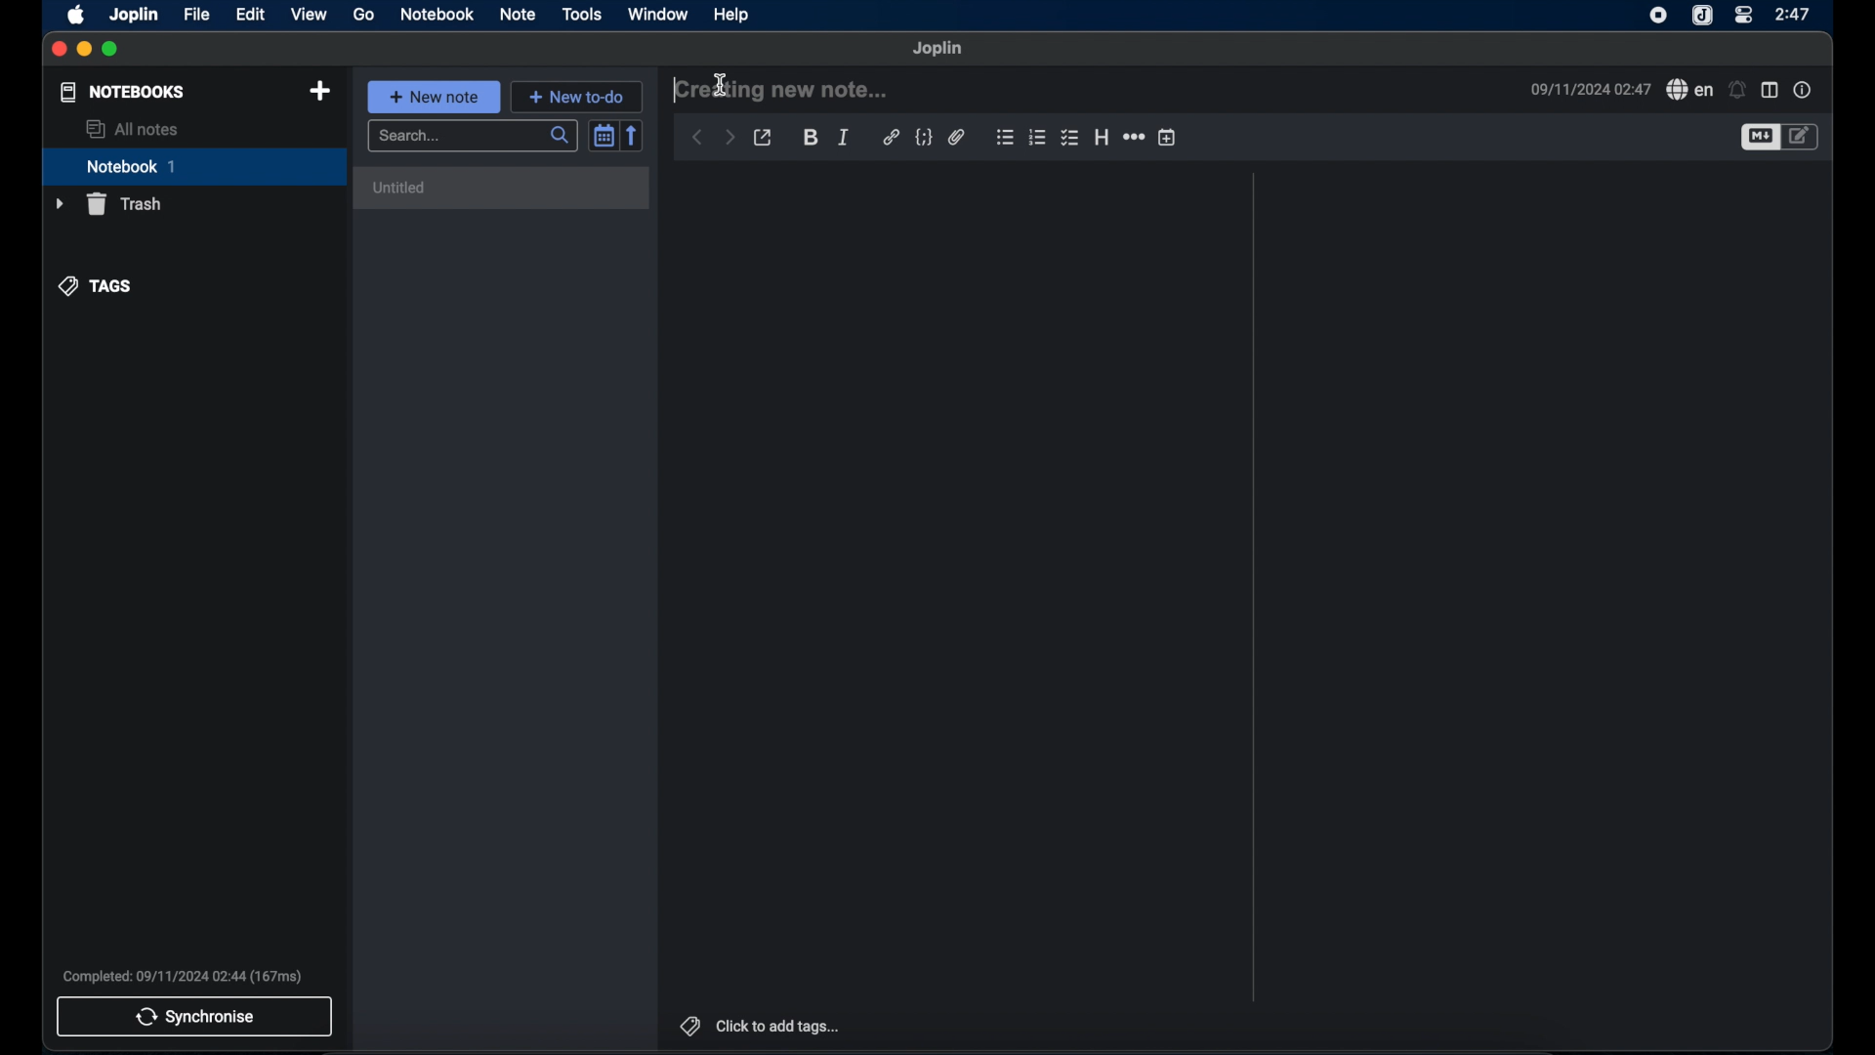  What do you see at coordinates (196, 14) in the screenshot?
I see `file` at bounding box center [196, 14].